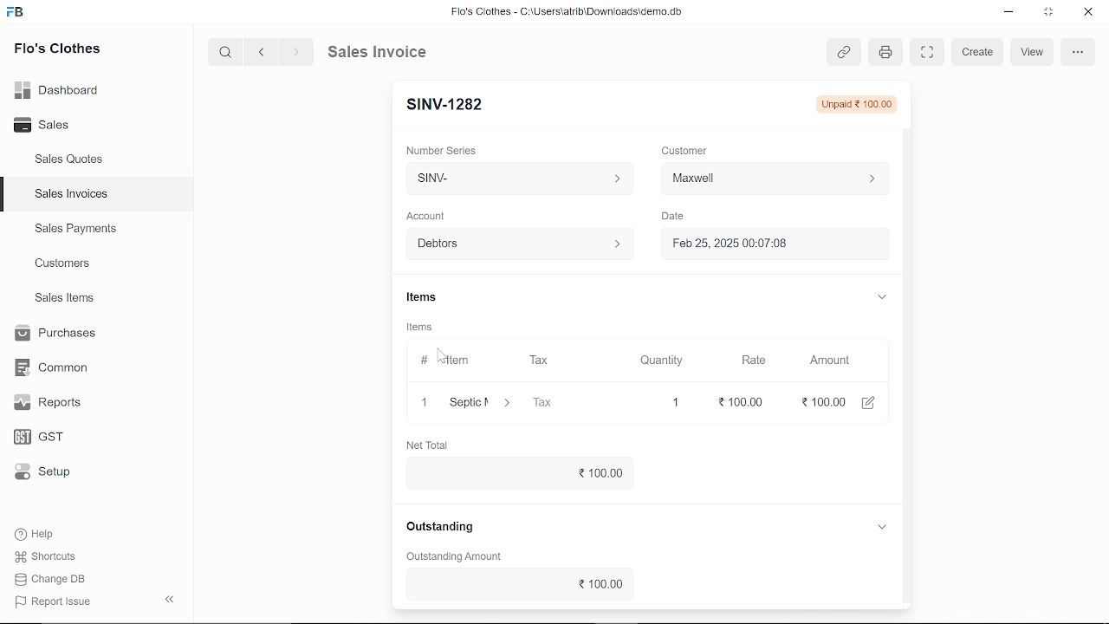 This screenshot has width=1109, height=624. Describe the element at coordinates (884, 298) in the screenshot. I see `expand` at that location.